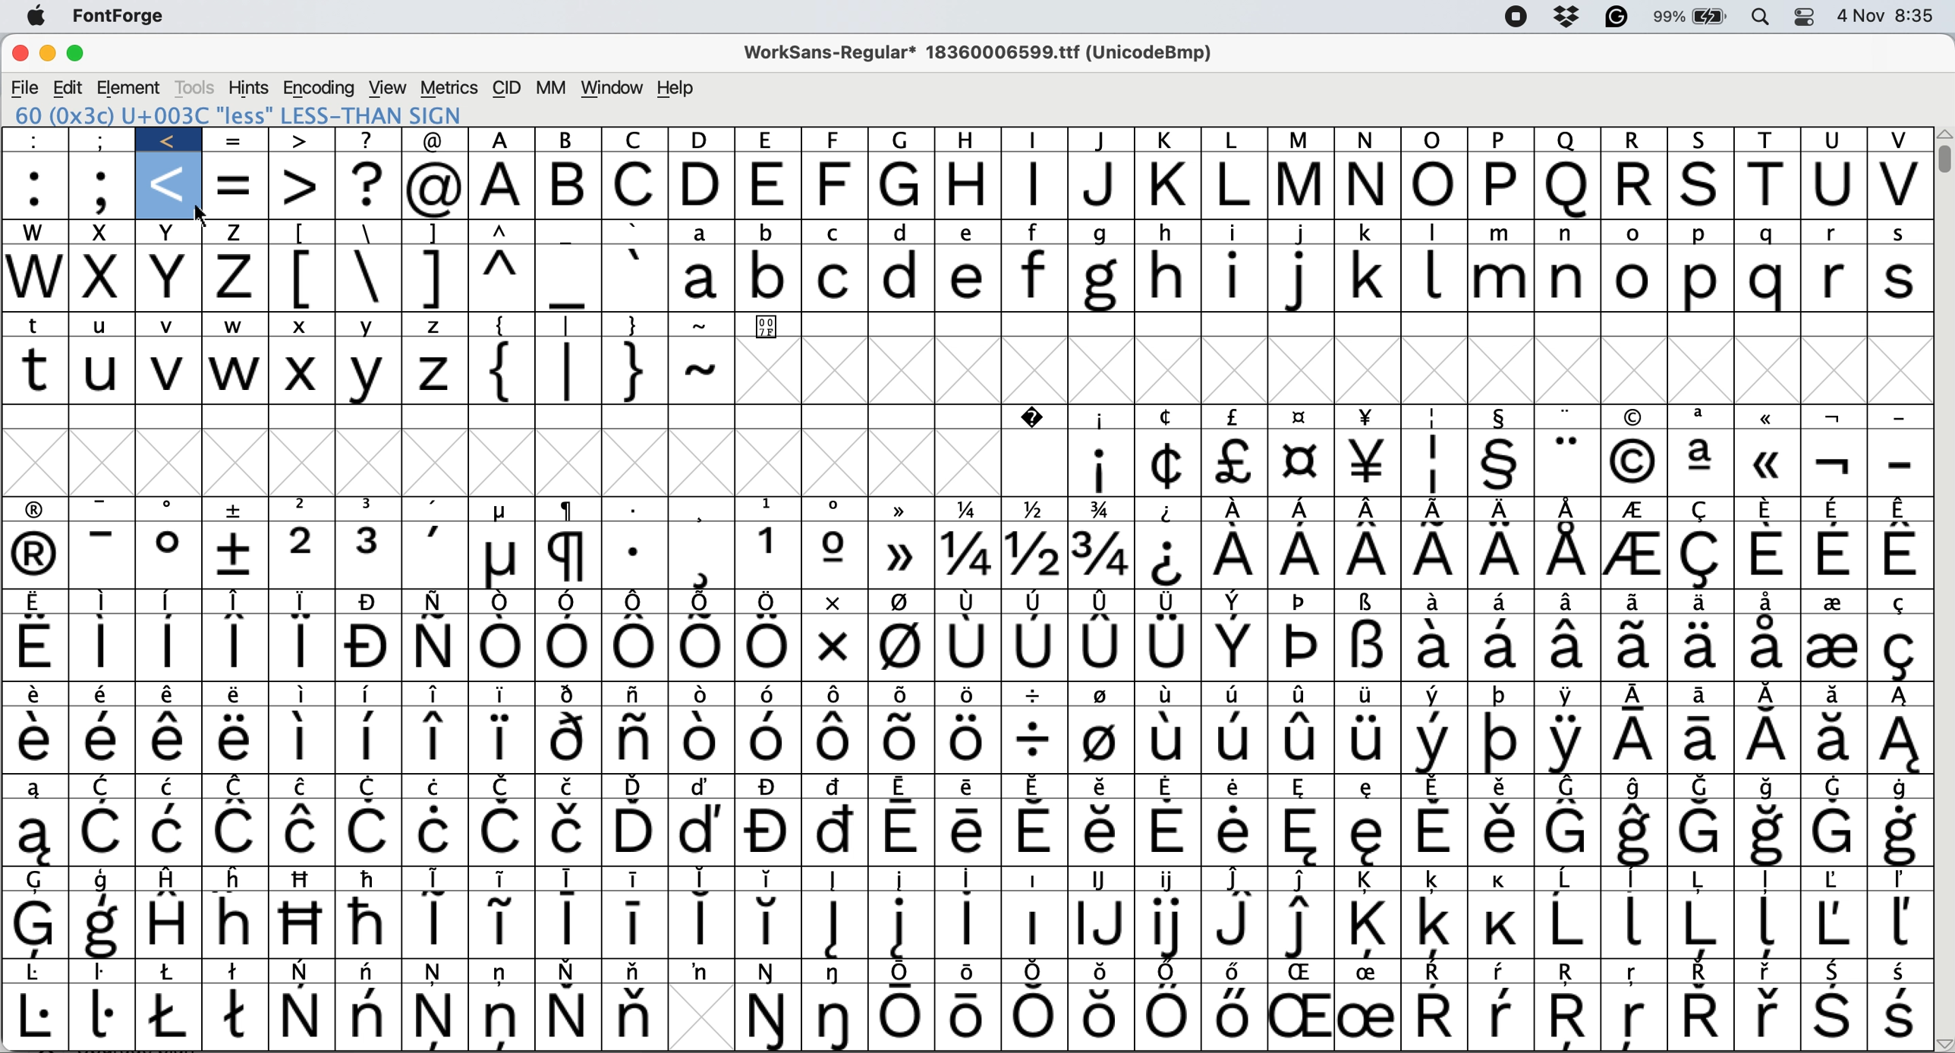 This screenshot has height=1053, width=1955. Describe the element at coordinates (70, 87) in the screenshot. I see `edit` at that location.